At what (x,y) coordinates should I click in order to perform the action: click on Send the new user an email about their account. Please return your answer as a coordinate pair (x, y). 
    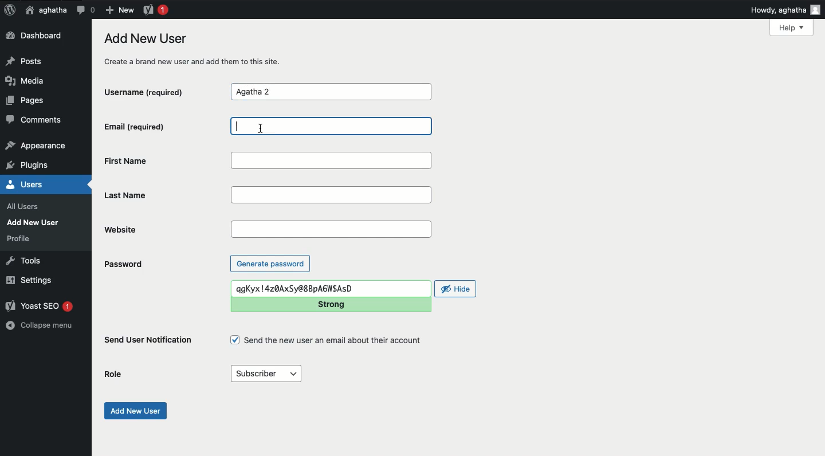
    Looking at the image, I should click on (328, 340).